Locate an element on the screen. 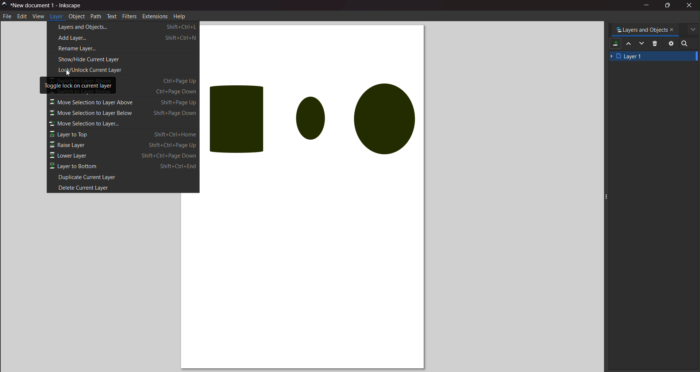  extension is located at coordinates (155, 16).